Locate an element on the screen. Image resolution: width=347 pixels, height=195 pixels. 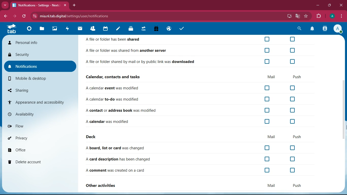
Upgrade is located at coordinates (144, 29).